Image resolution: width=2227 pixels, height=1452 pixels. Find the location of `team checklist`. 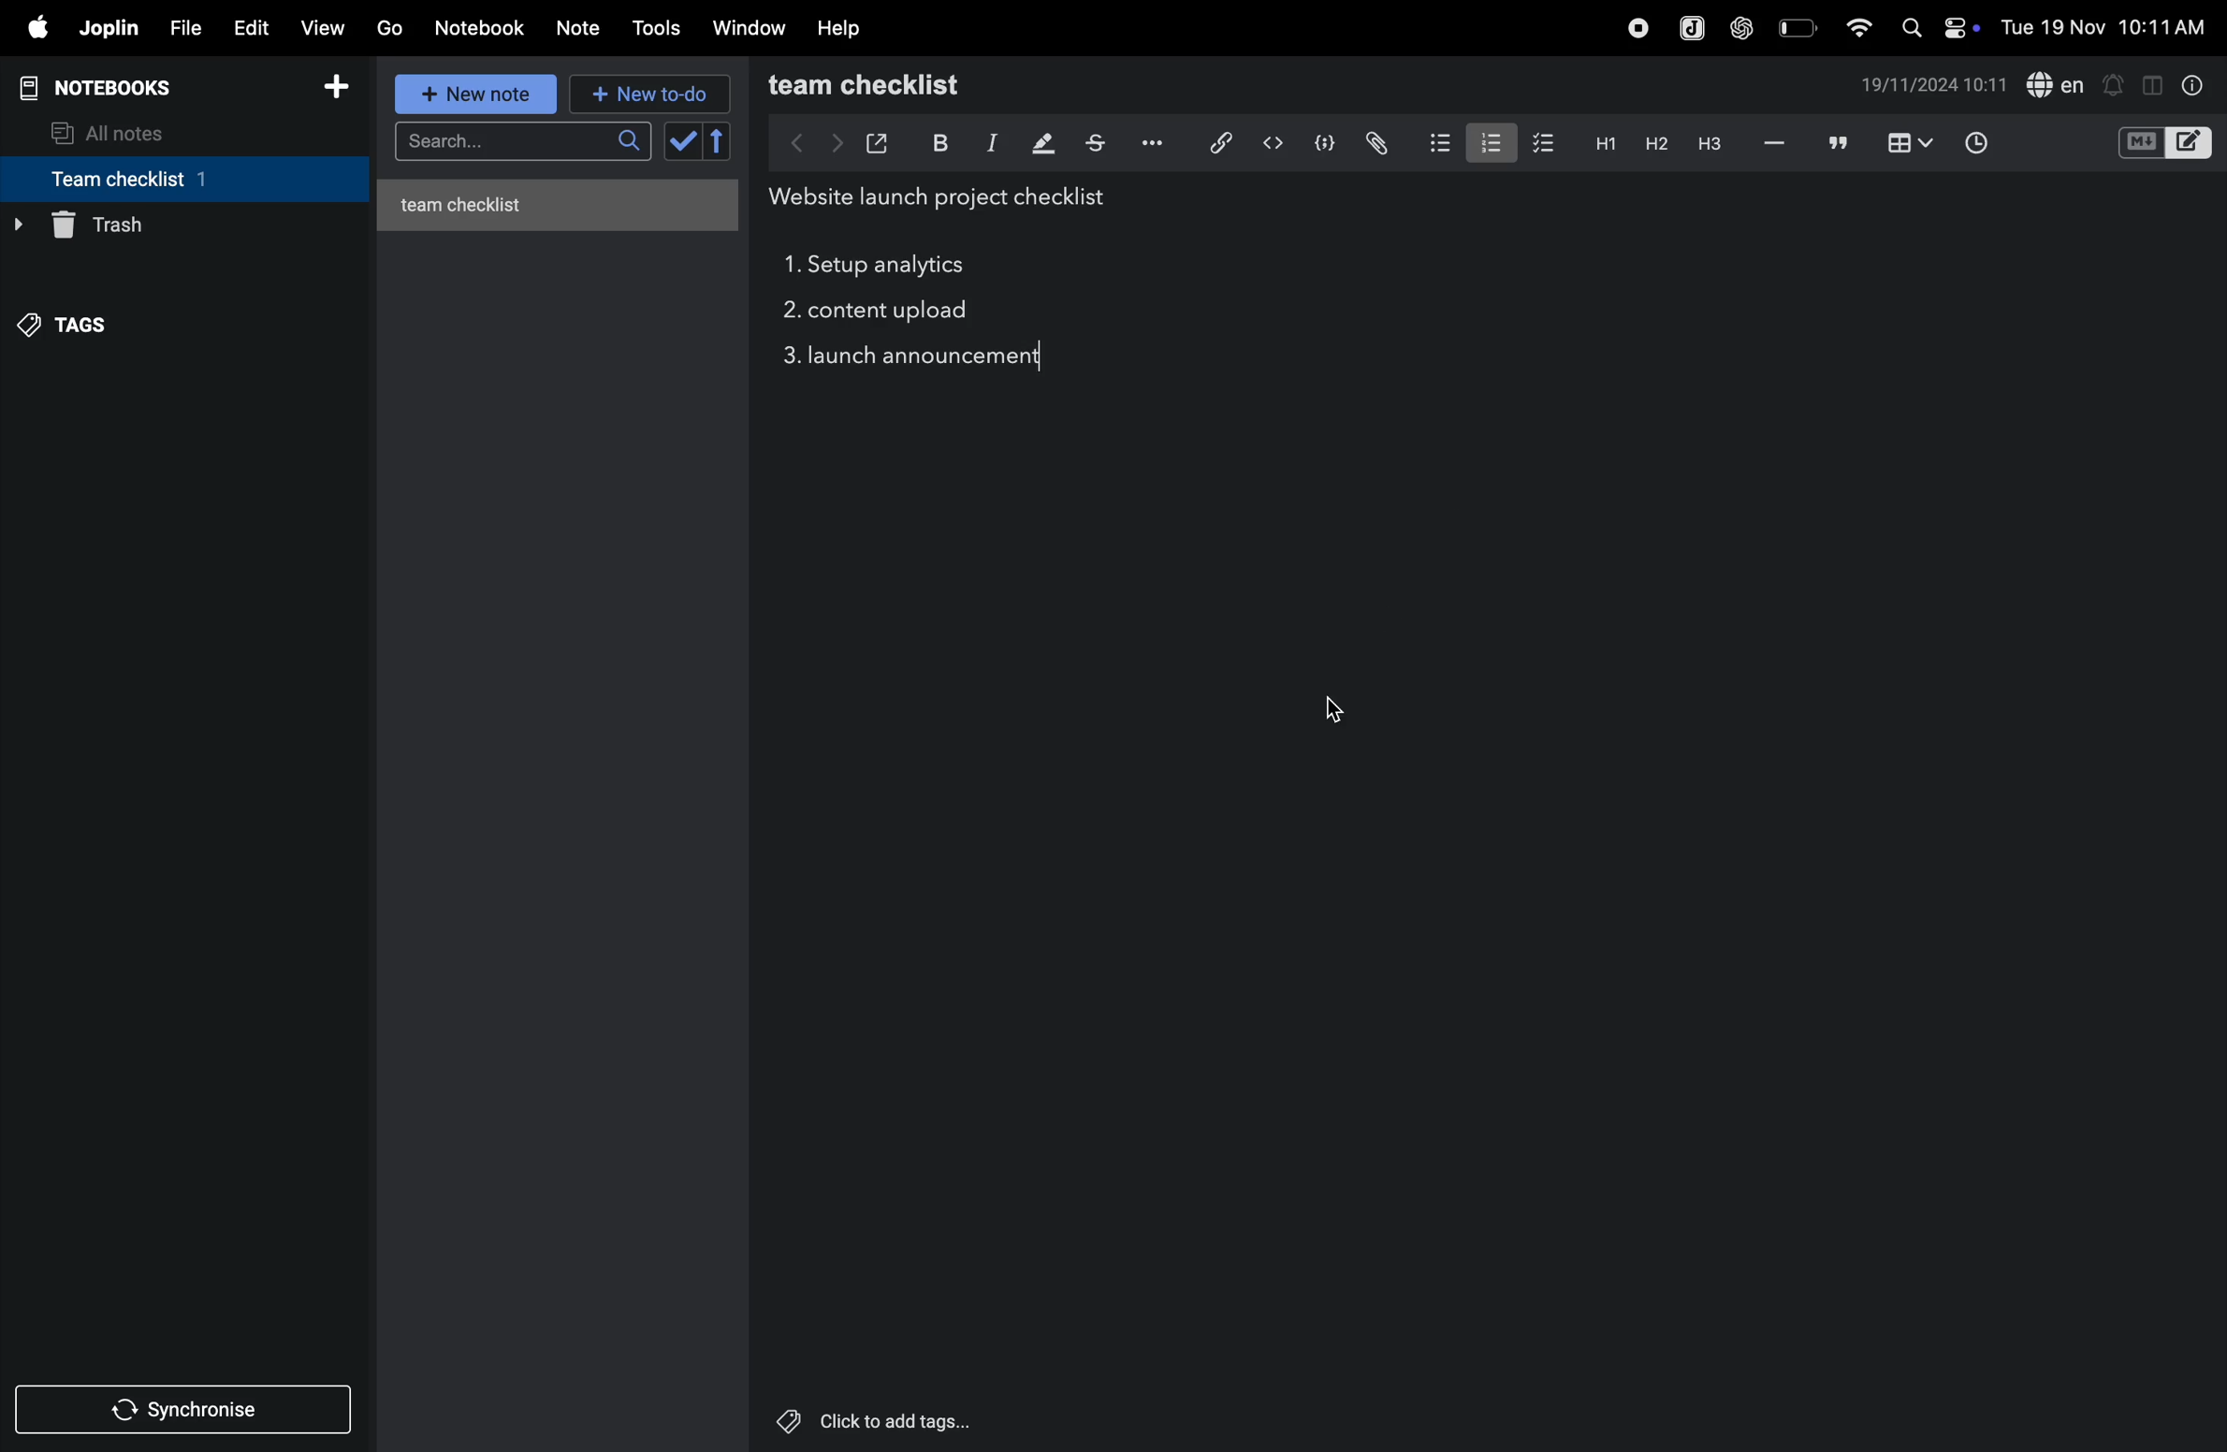

team checklist is located at coordinates (153, 179).